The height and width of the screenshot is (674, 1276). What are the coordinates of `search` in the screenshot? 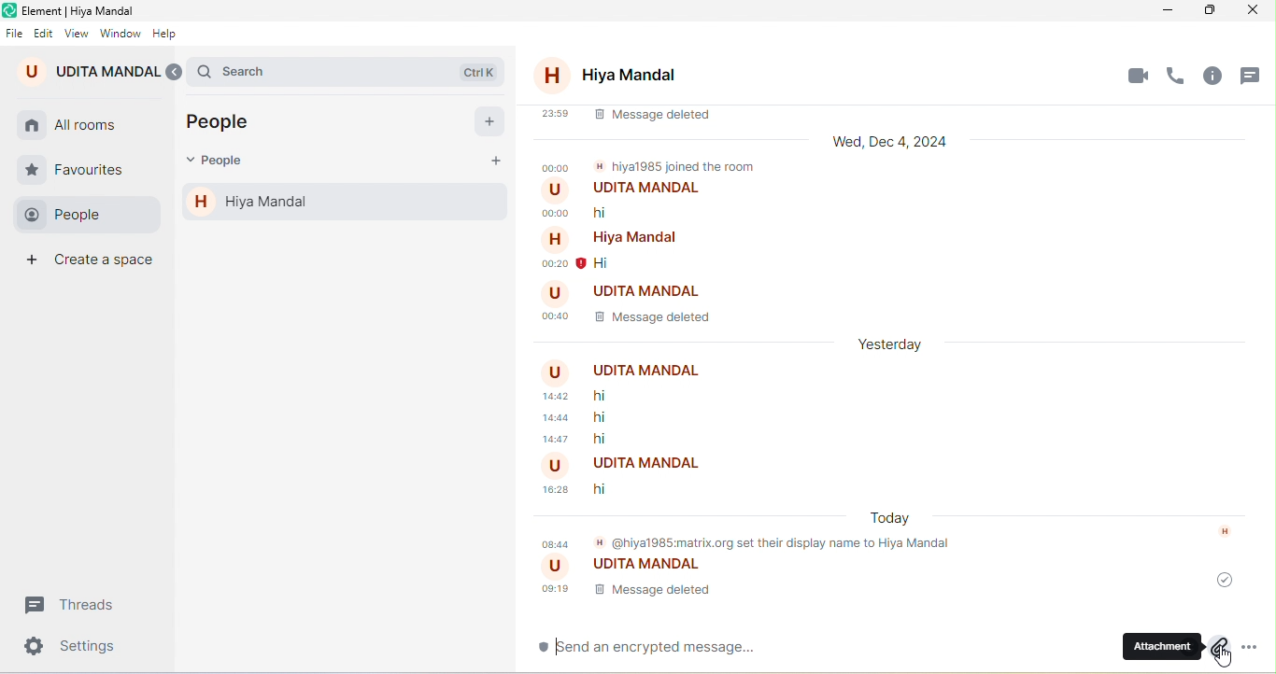 It's located at (355, 68).